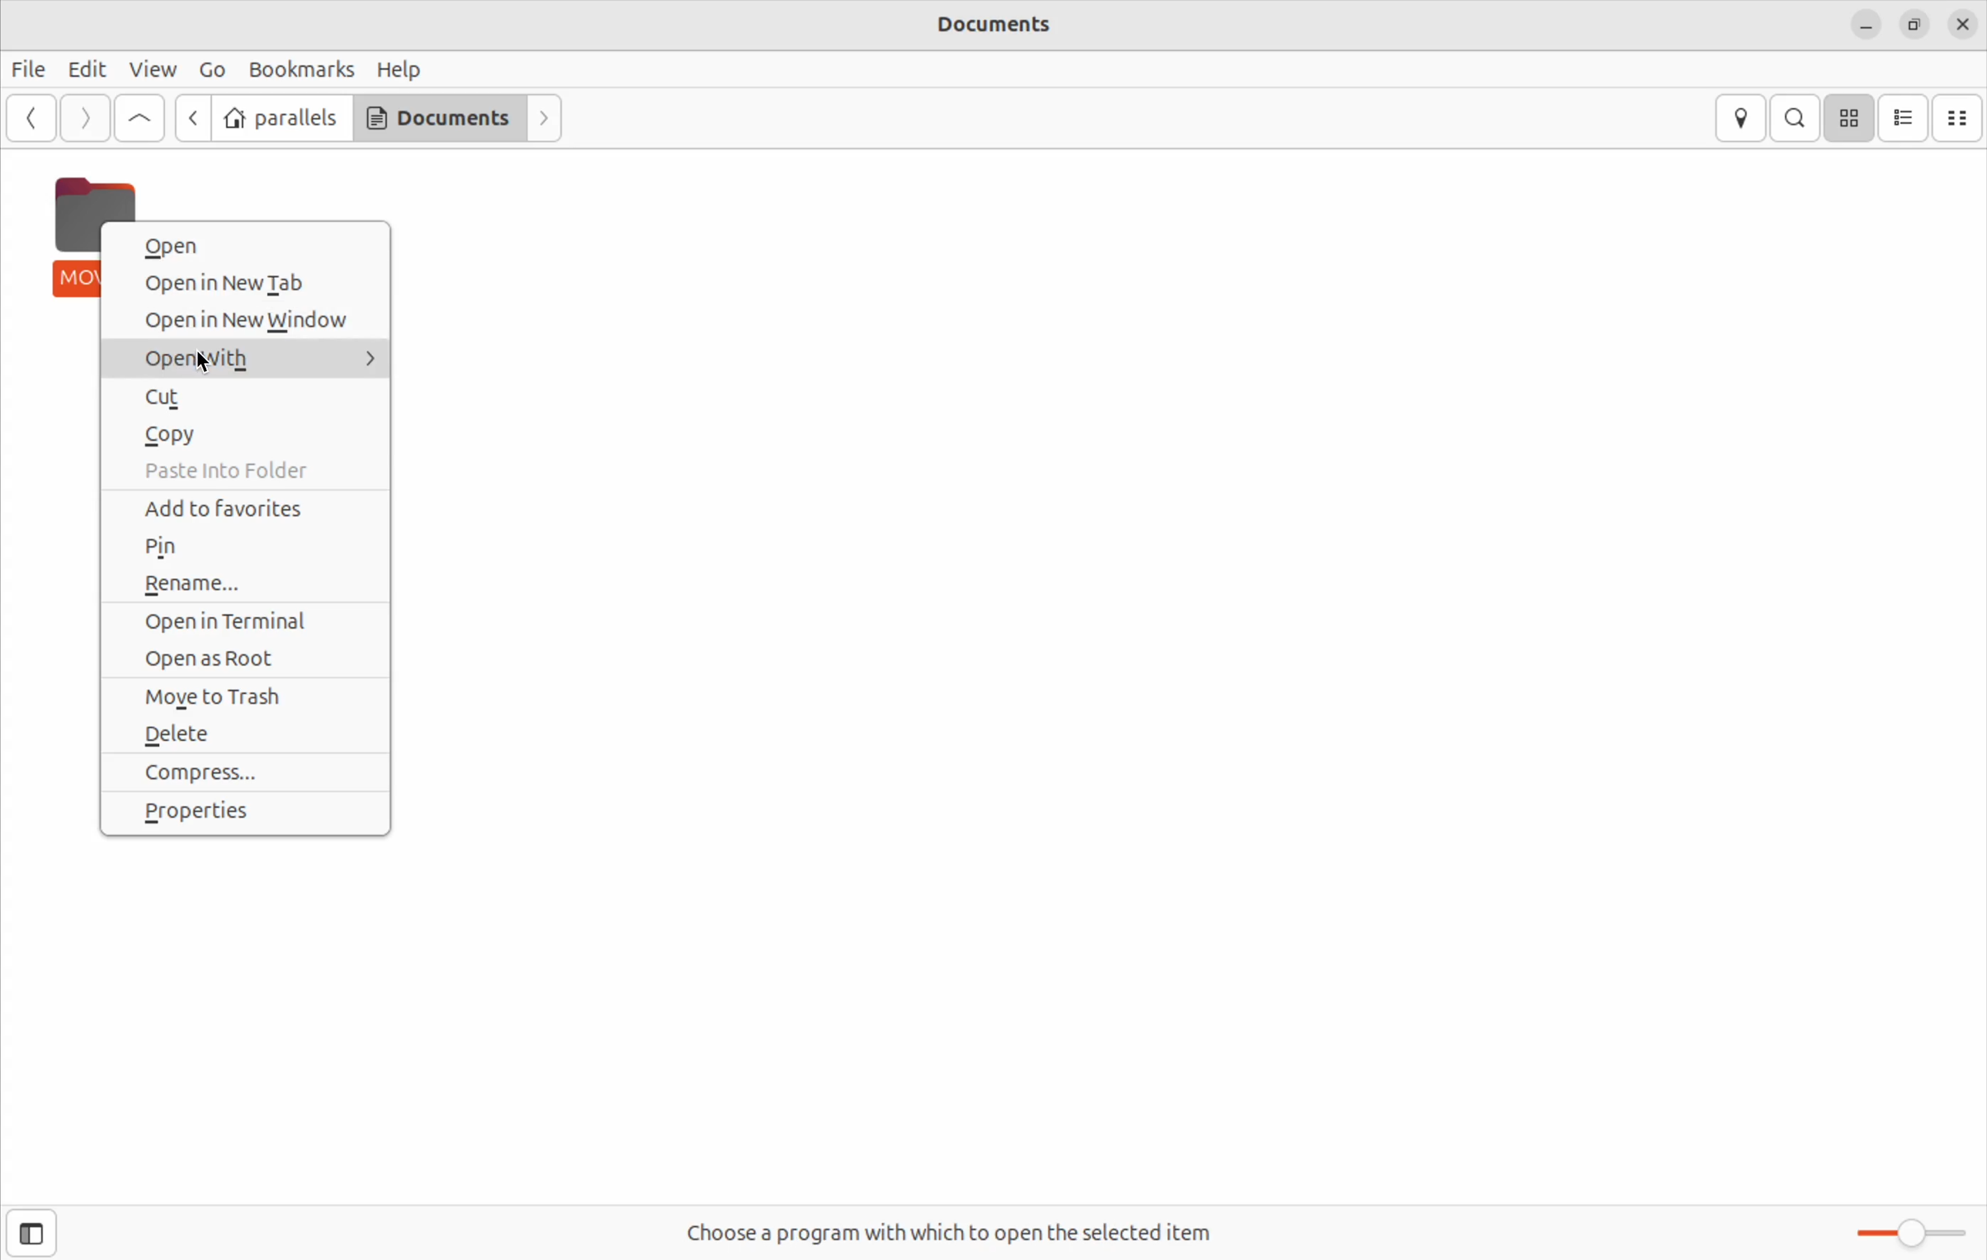  Describe the element at coordinates (153, 70) in the screenshot. I see `View` at that location.